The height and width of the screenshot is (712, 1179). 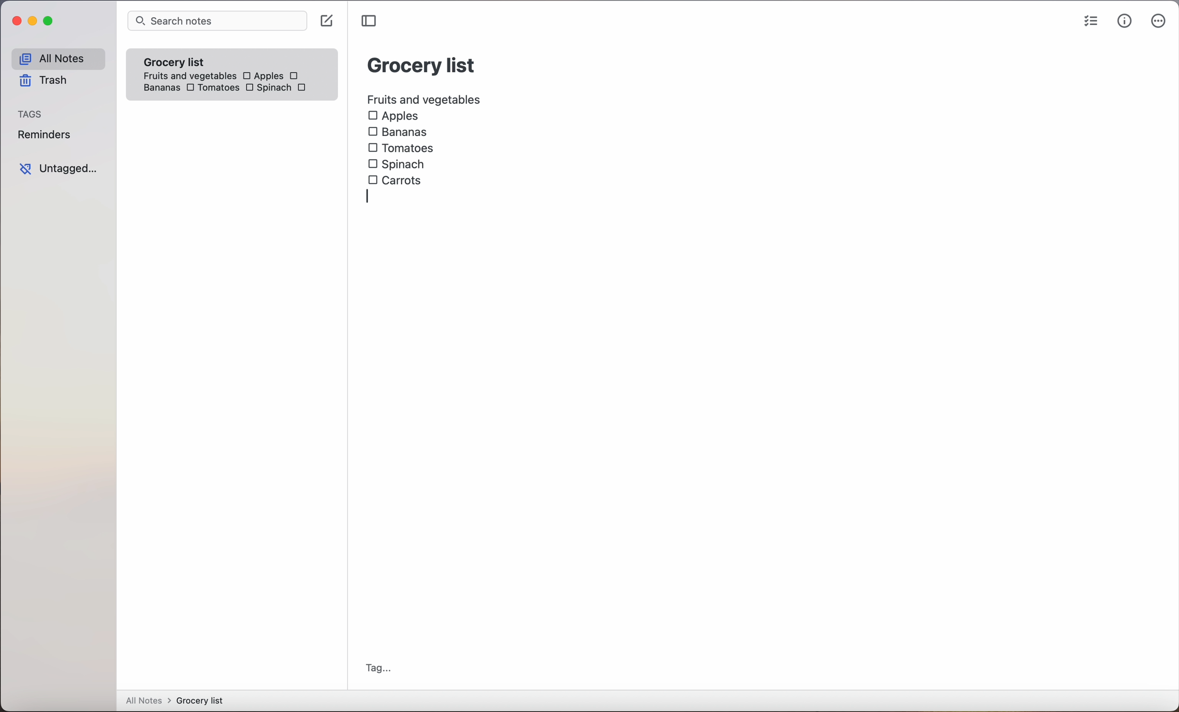 I want to click on reminders, so click(x=44, y=136).